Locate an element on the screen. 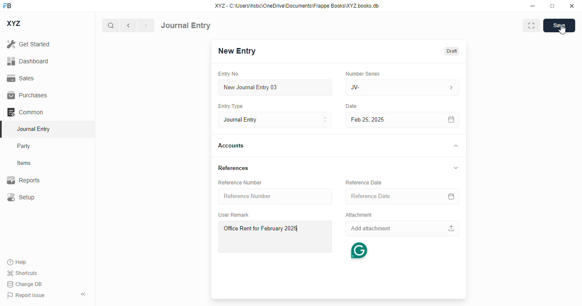 Image resolution: width=582 pixels, height=306 pixels. date is located at coordinates (350, 106).